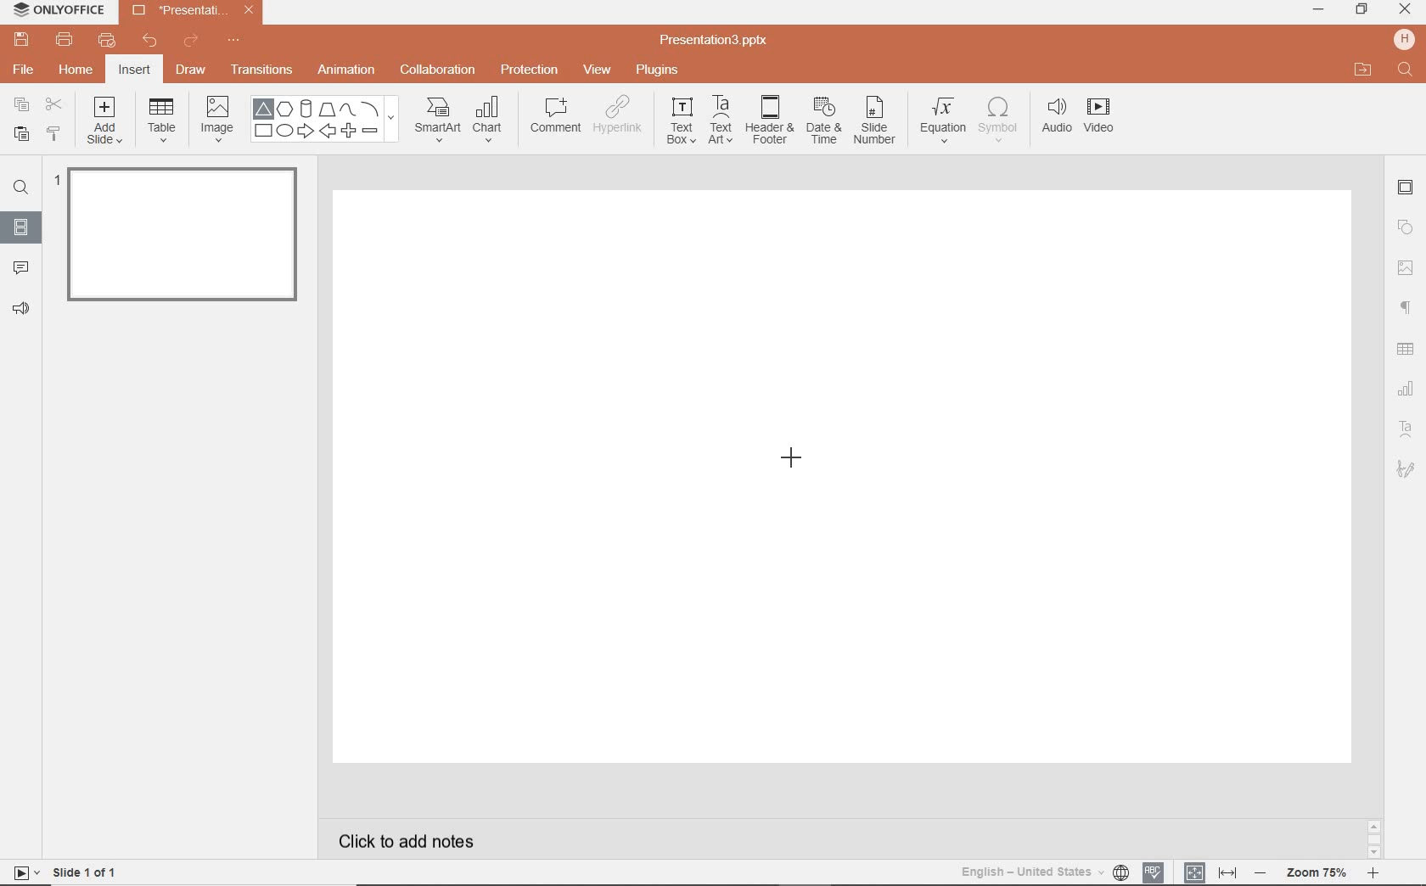 This screenshot has height=886, width=1426. I want to click on CLICK TO ADD NOTES, so click(422, 841).